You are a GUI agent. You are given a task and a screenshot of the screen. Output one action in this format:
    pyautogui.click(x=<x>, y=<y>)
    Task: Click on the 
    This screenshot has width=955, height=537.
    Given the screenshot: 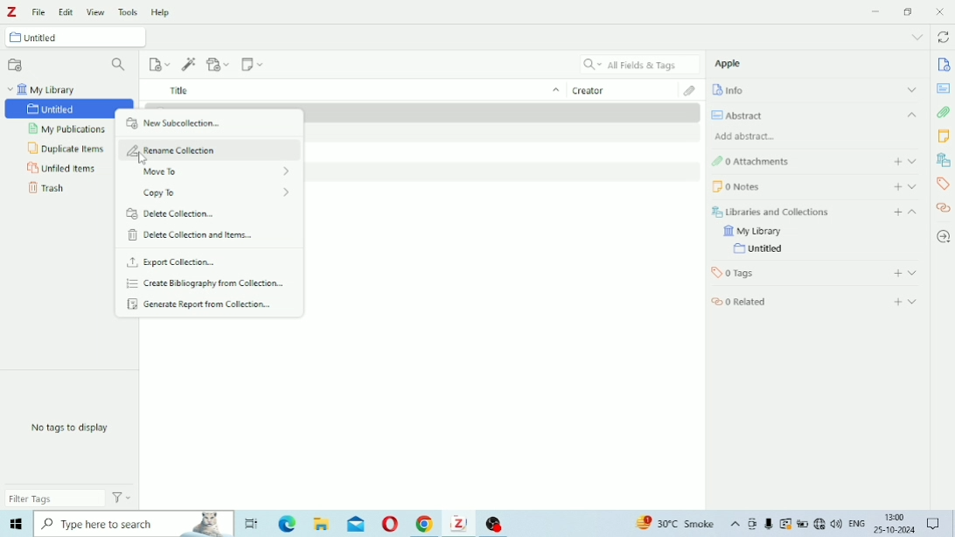 What is the action you would take?
    pyautogui.click(x=250, y=524)
    